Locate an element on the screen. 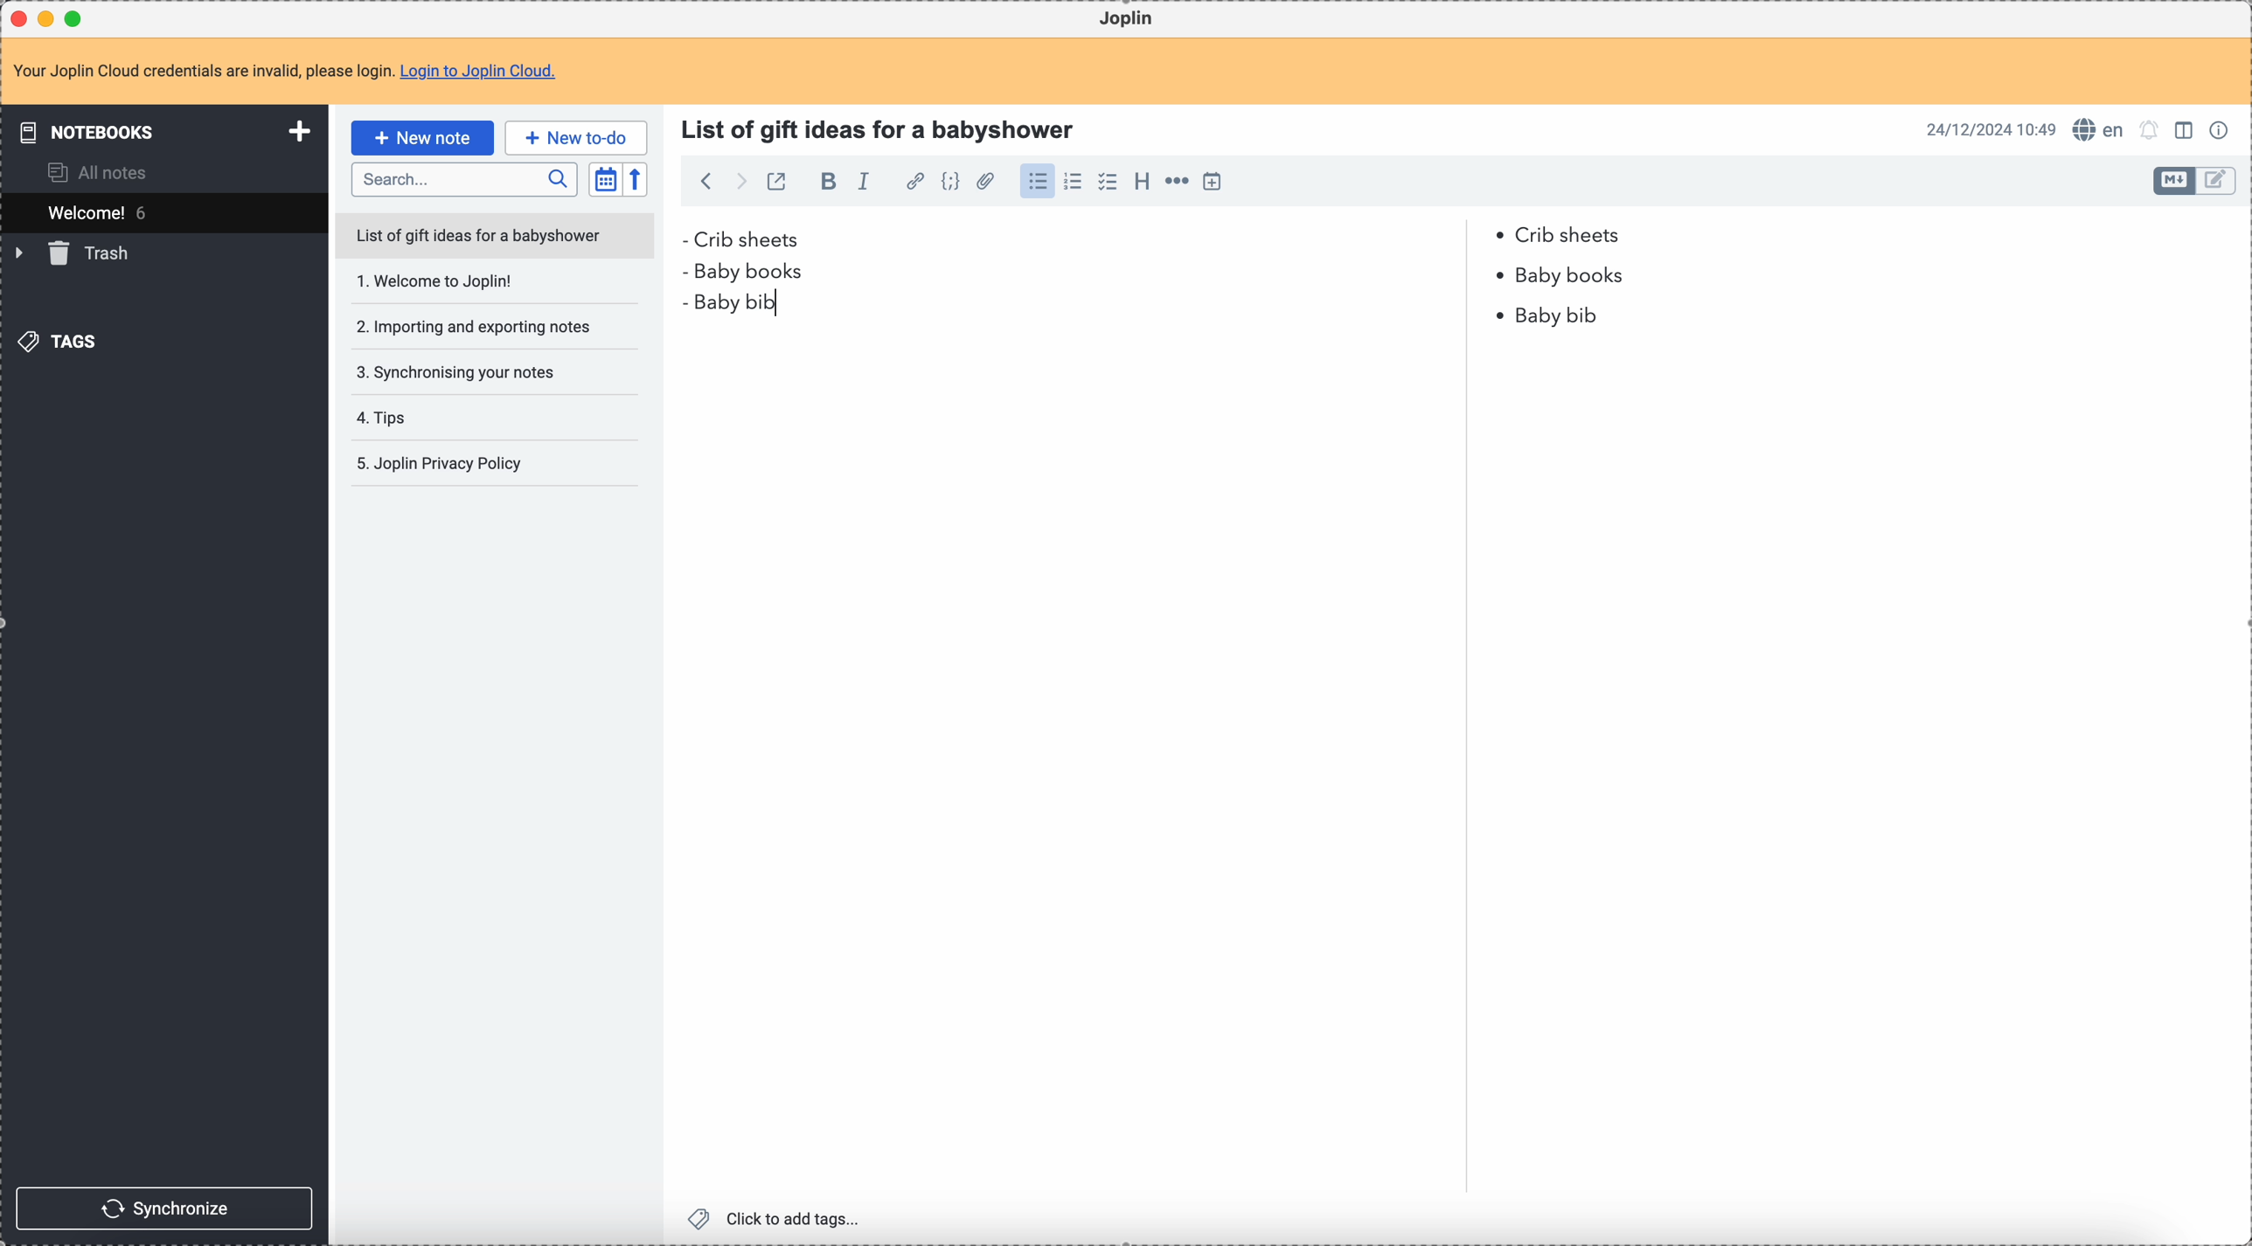 The height and width of the screenshot is (1246, 2252). Joplin is located at coordinates (1130, 19).